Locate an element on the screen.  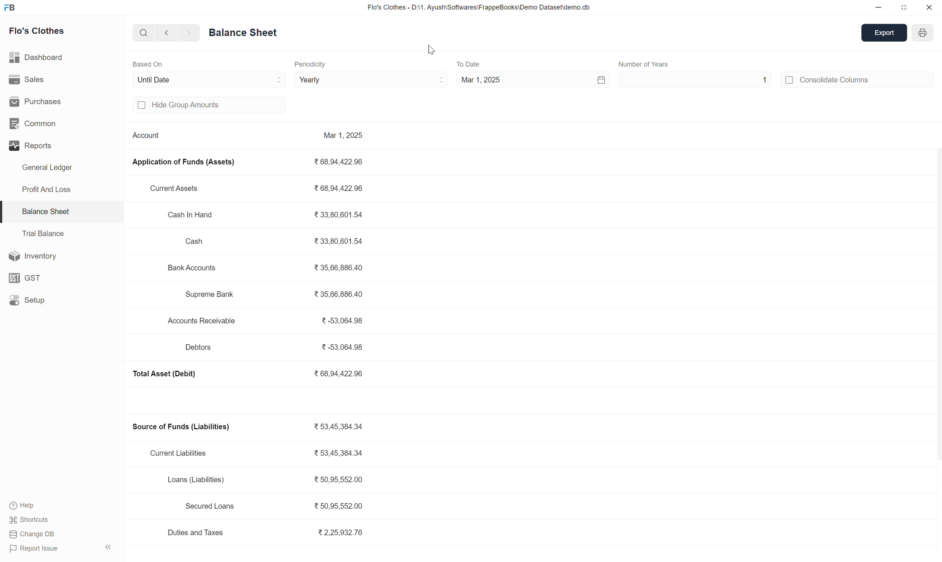
Shortcuts is located at coordinates (31, 520).